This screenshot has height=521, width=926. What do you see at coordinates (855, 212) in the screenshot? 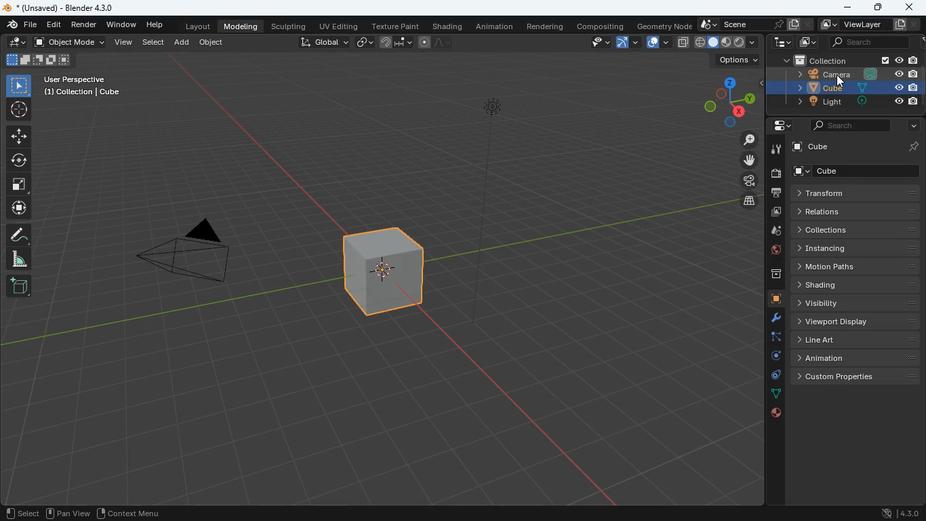
I see `relations` at bounding box center [855, 212].